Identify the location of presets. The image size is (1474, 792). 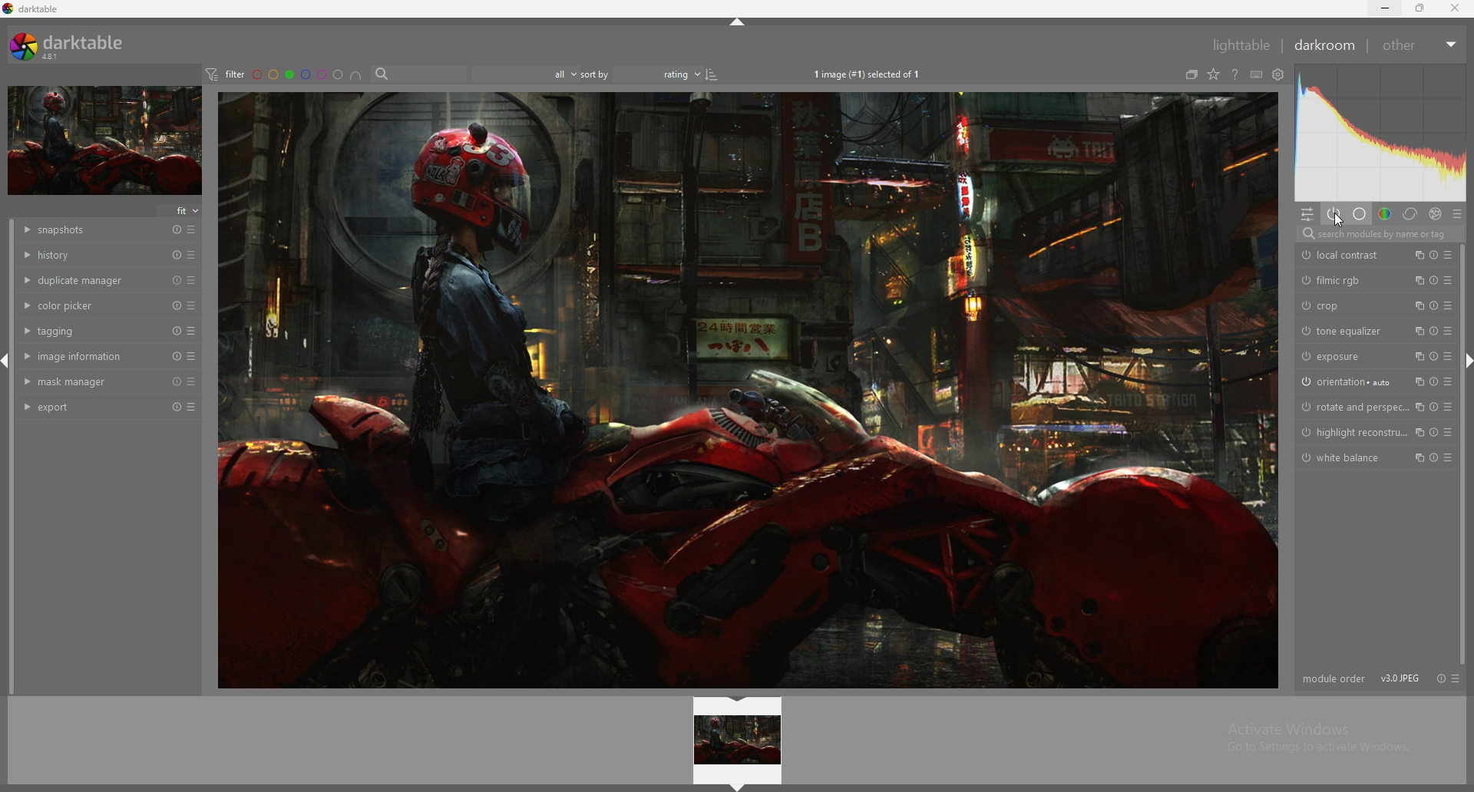
(192, 356).